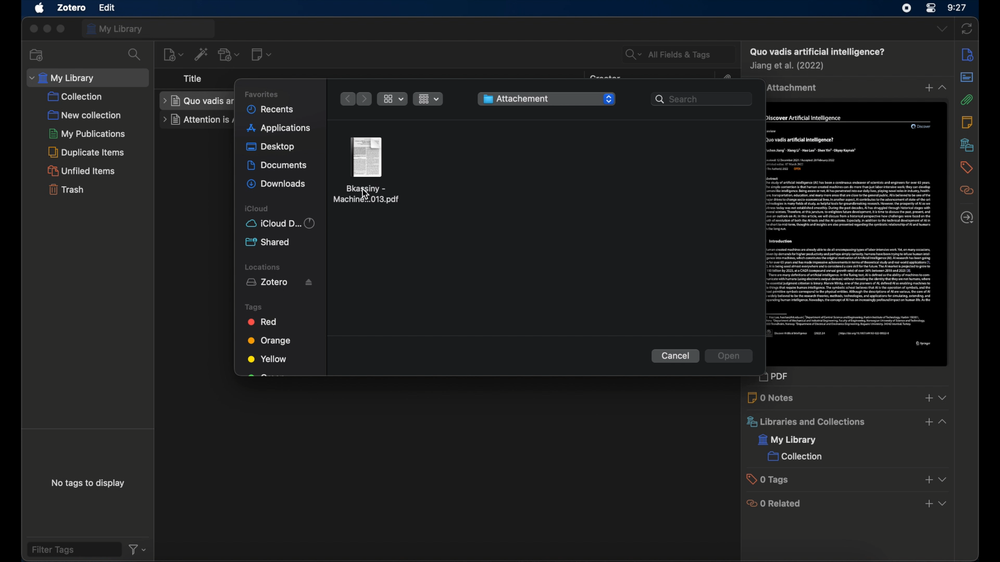 Image resolution: width=1000 pixels, height=562 pixels. What do you see at coordinates (966, 77) in the screenshot?
I see `abstract` at bounding box center [966, 77].